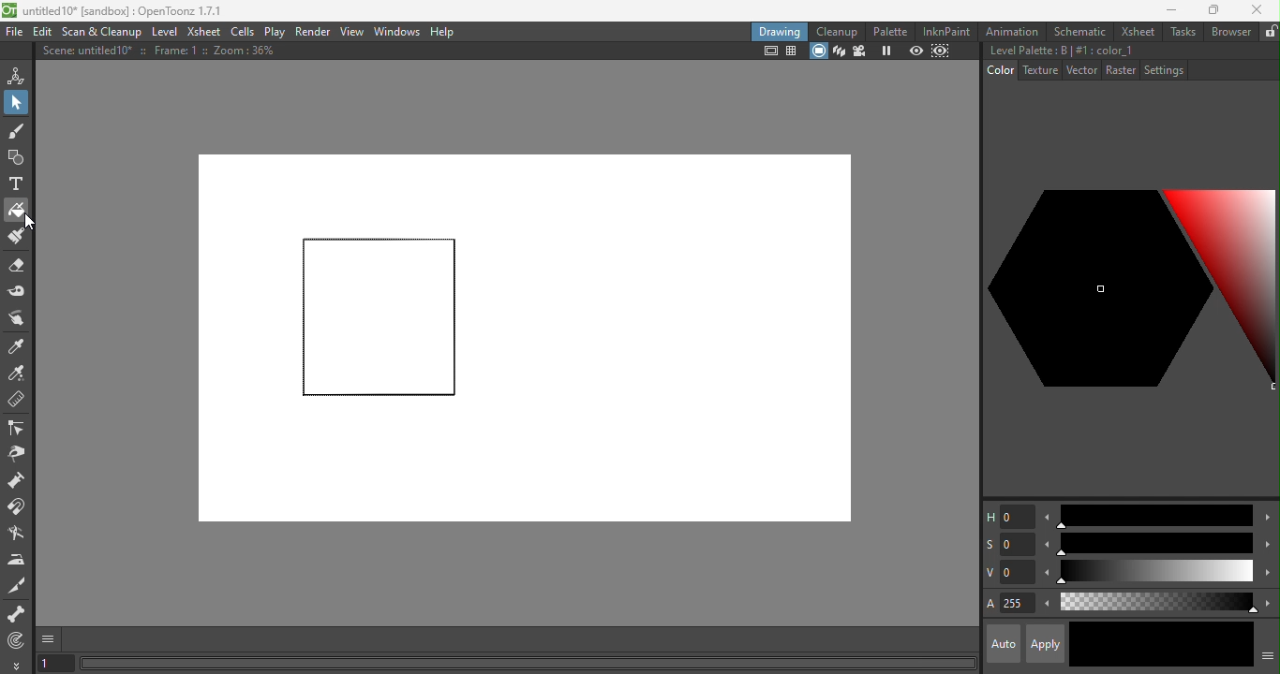 Image resolution: width=1280 pixels, height=674 pixels. What do you see at coordinates (167, 32) in the screenshot?
I see `Level` at bounding box center [167, 32].